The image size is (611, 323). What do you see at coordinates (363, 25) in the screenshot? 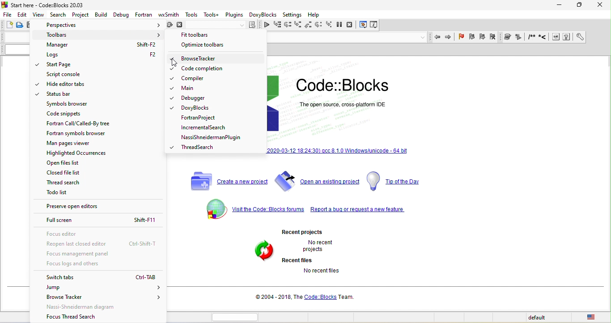
I see `debugging window` at bounding box center [363, 25].